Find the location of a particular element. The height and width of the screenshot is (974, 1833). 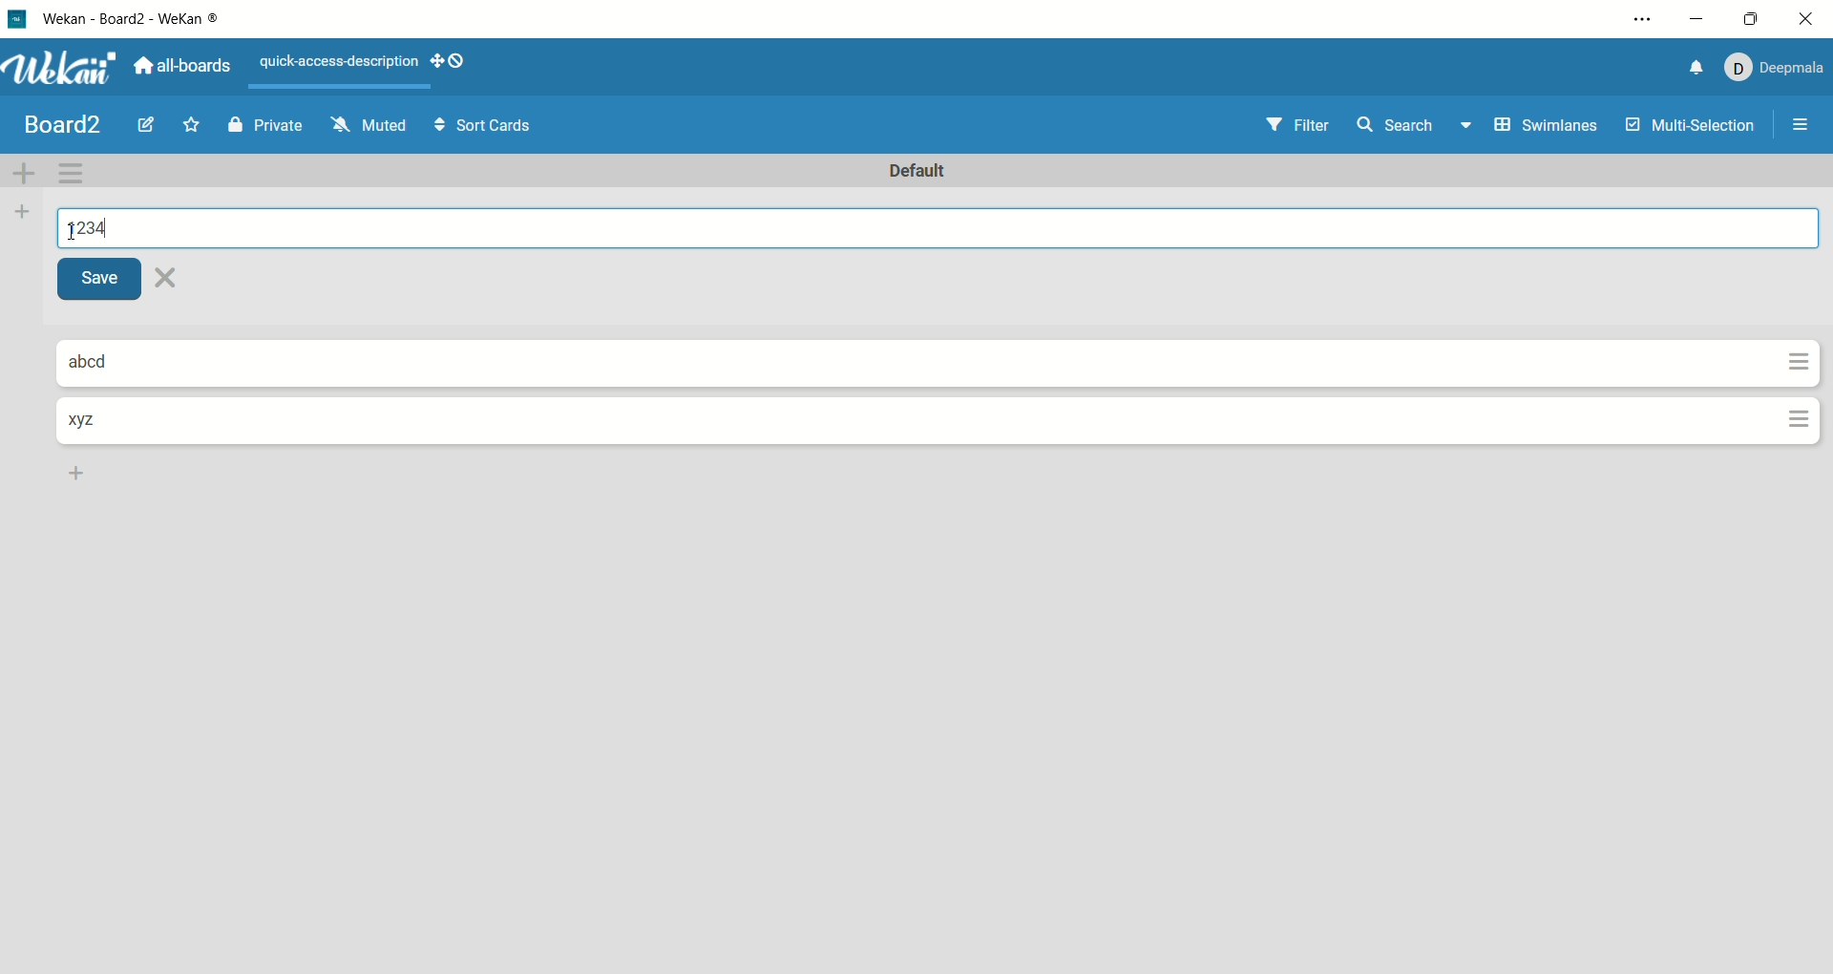

title is located at coordinates (64, 123).